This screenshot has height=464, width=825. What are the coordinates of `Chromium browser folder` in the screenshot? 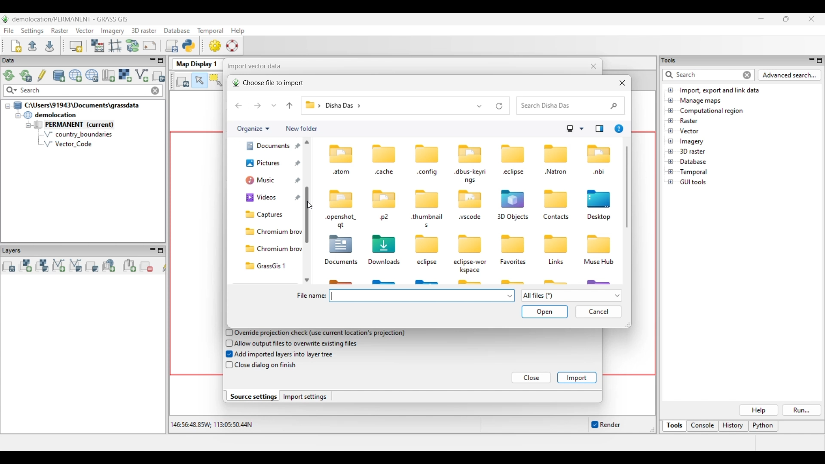 It's located at (272, 232).